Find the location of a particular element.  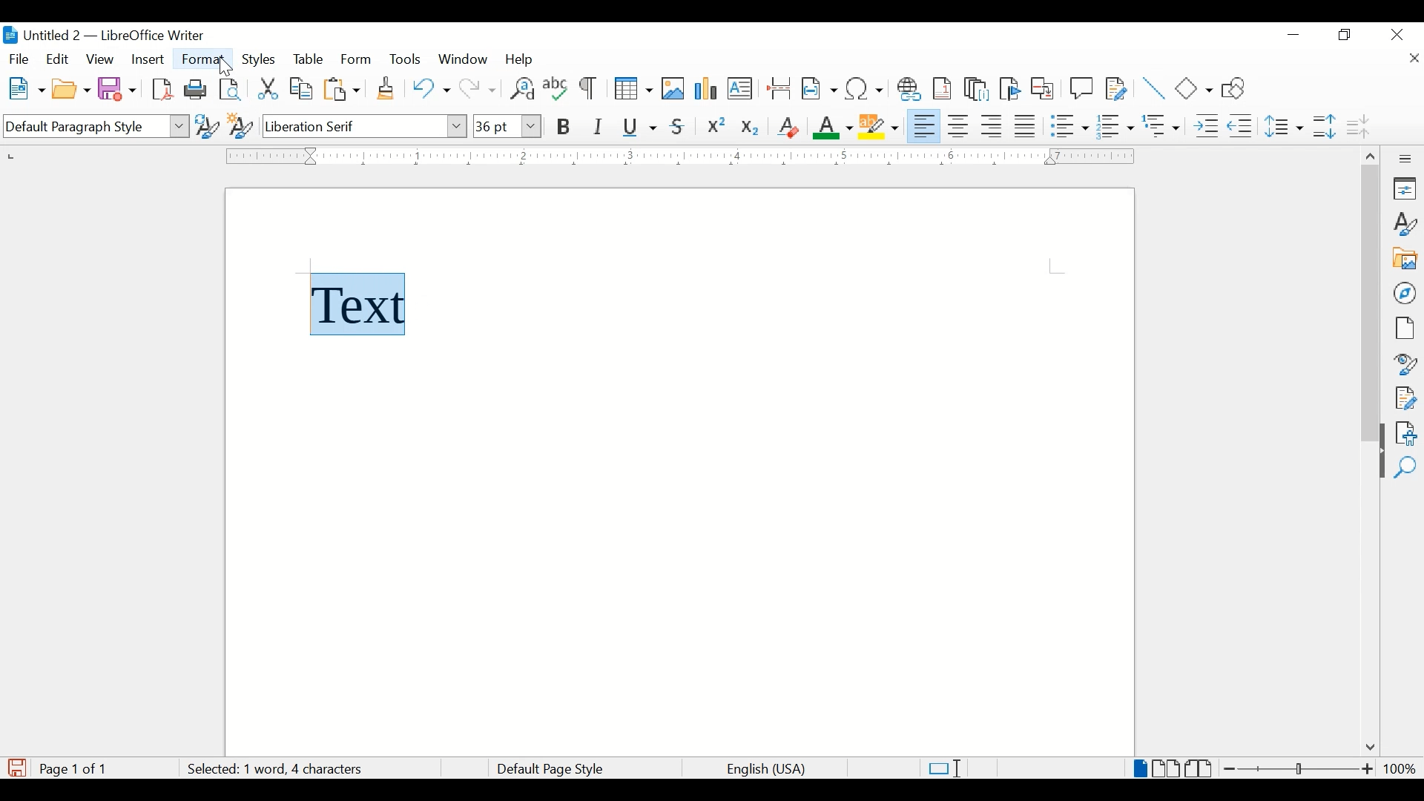

find is located at coordinates (1405, 468).